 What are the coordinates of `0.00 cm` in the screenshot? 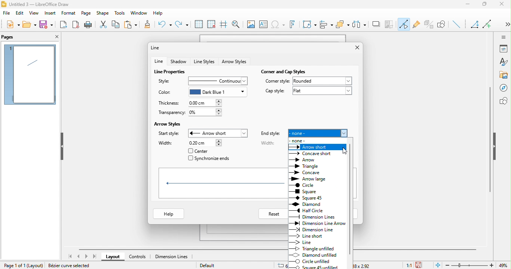 It's located at (206, 103).